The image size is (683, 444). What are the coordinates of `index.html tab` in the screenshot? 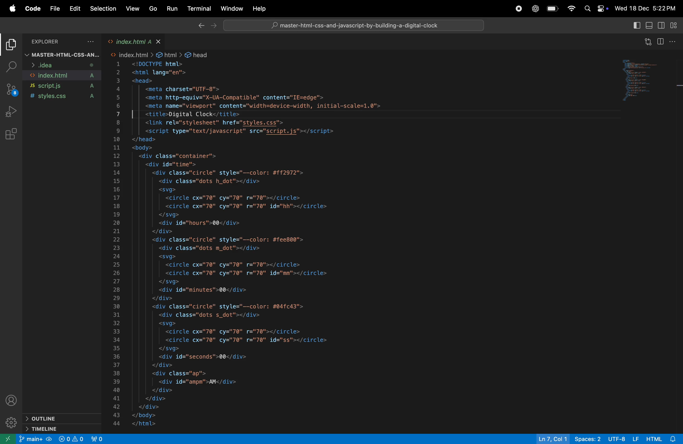 It's located at (130, 41).